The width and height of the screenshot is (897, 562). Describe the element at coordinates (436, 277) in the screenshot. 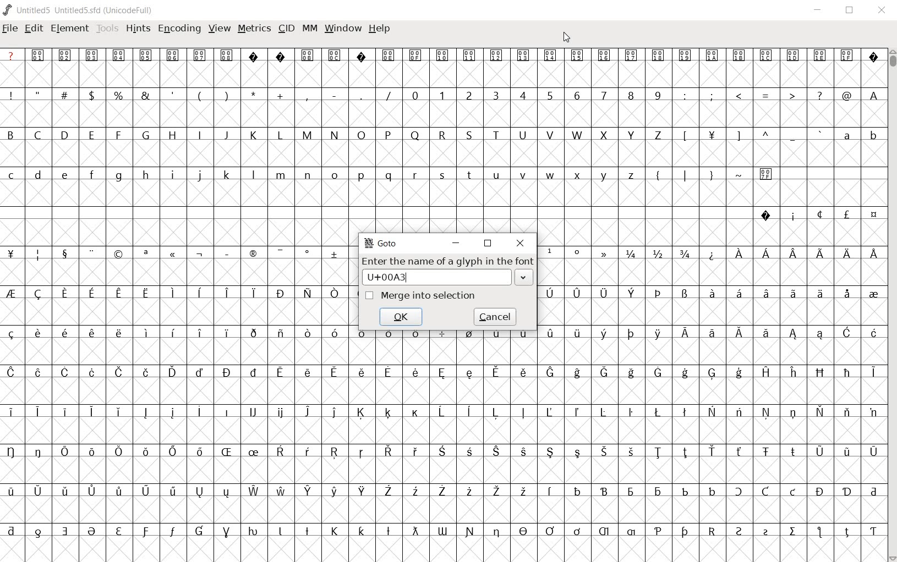

I see `Unicode value` at that location.